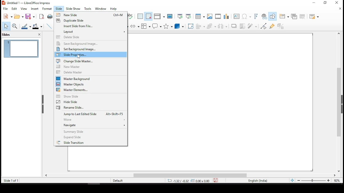 The height and width of the screenshot is (193, 344). Describe the element at coordinates (253, 26) in the screenshot. I see `filter` at that location.